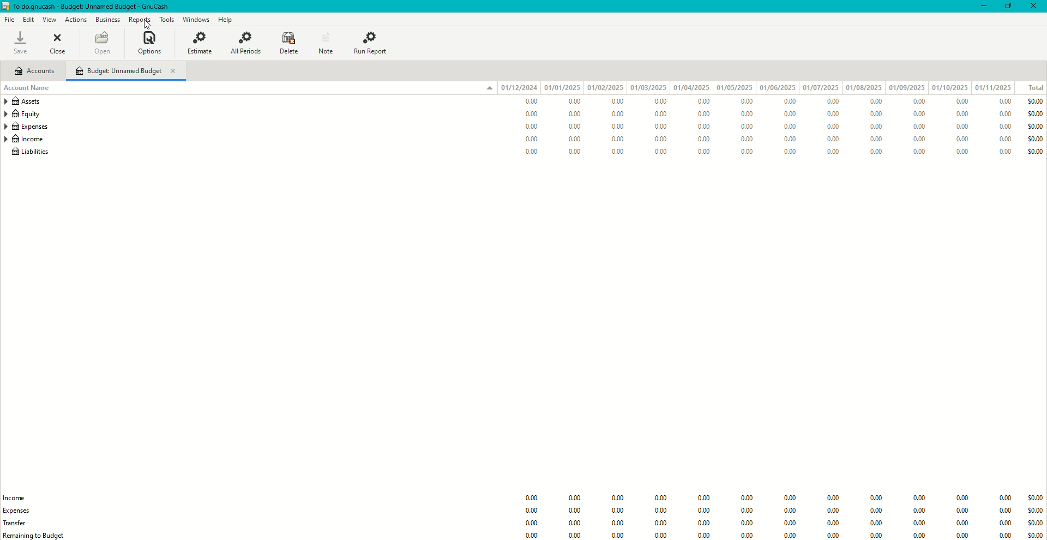 The width and height of the screenshot is (1047, 540). Describe the element at coordinates (1035, 7) in the screenshot. I see `Close` at that location.